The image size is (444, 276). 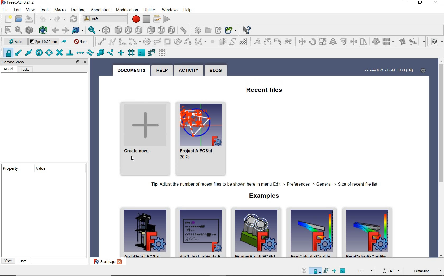 I want to click on offset, so click(x=343, y=41).